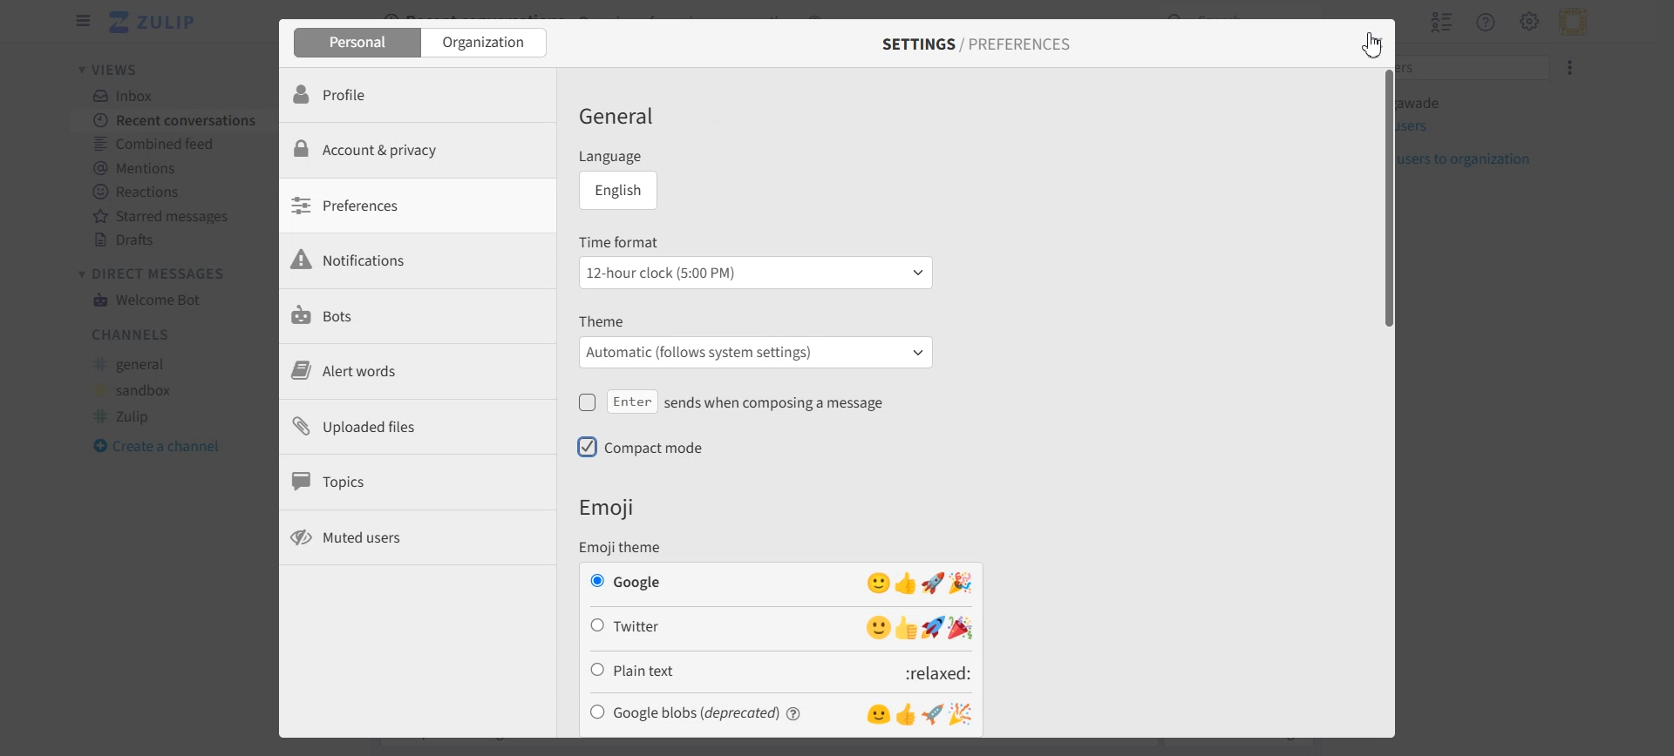  I want to click on Close, so click(1367, 40).